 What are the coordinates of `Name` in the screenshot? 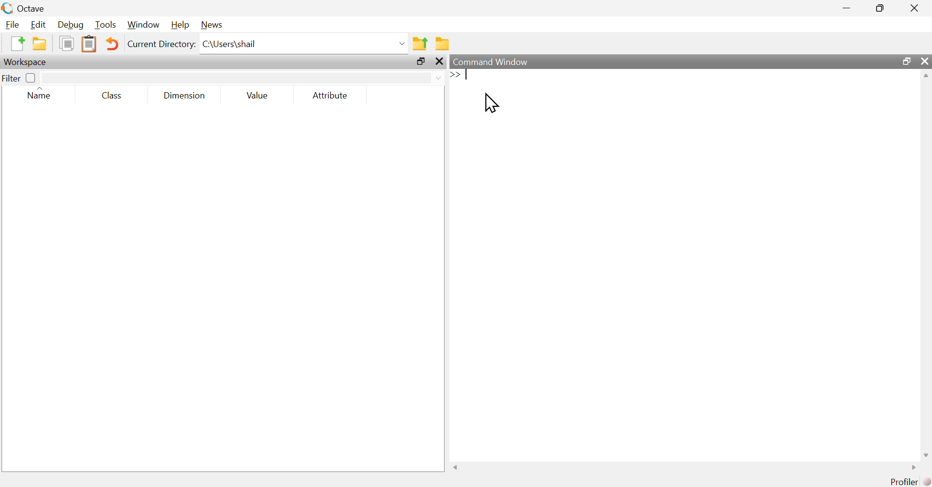 It's located at (44, 94).